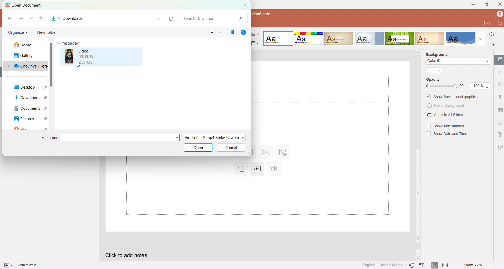 The image size is (504, 269). What do you see at coordinates (40, 19) in the screenshot?
I see `Up to desktop` at bounding box center [40, 19].